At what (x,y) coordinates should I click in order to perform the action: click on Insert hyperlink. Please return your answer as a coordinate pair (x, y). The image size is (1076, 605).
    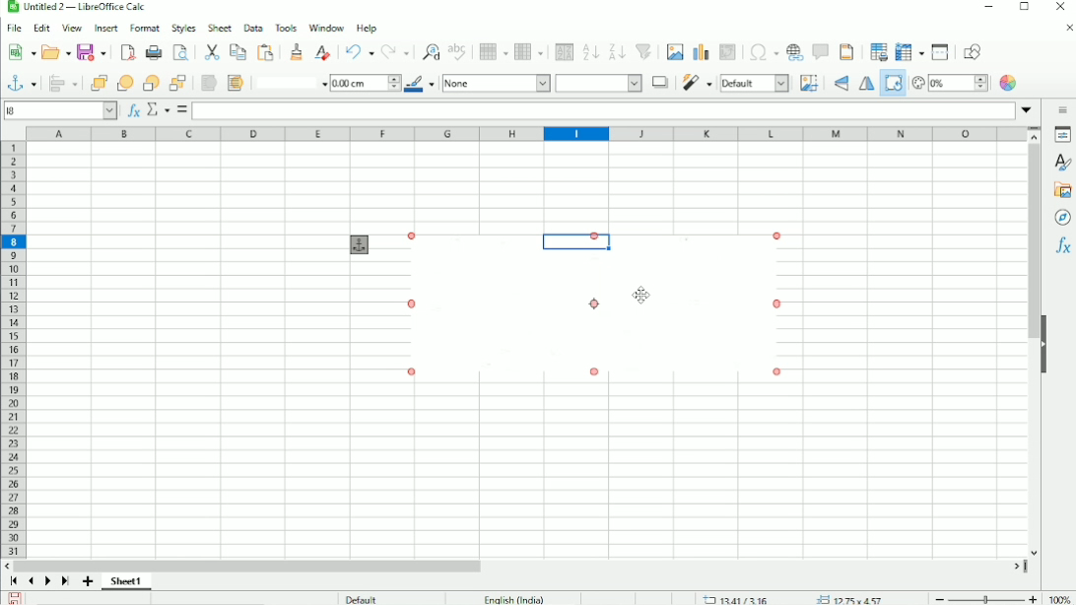
    Looking at the image, I should click on (794, 52).